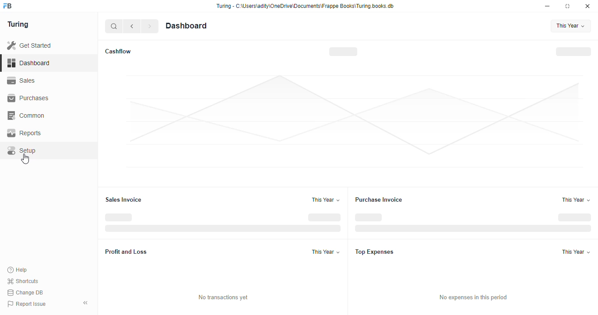 The image size is (598, 315). What do you see at coordinates (47, 149) in the screenshot?
I see `Setup` at bounding box center [47, 149].